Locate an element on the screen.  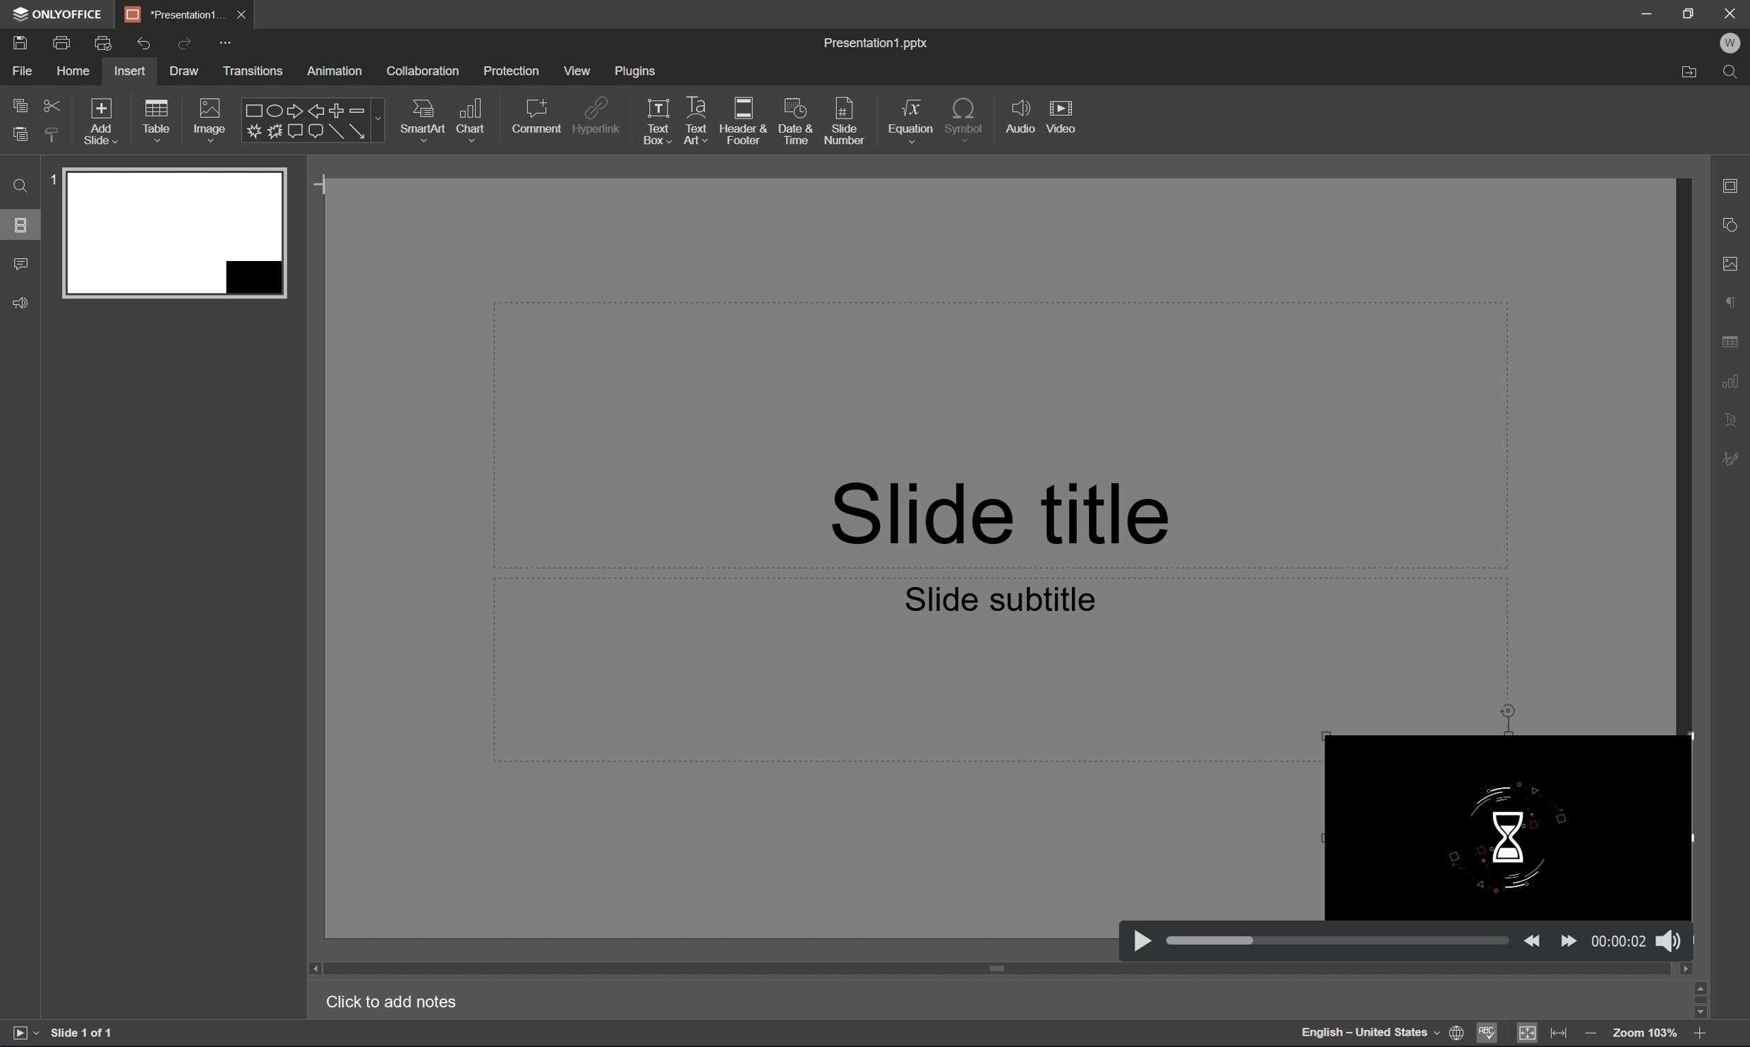
fit to slide is located at coordinates (1526, 1034).